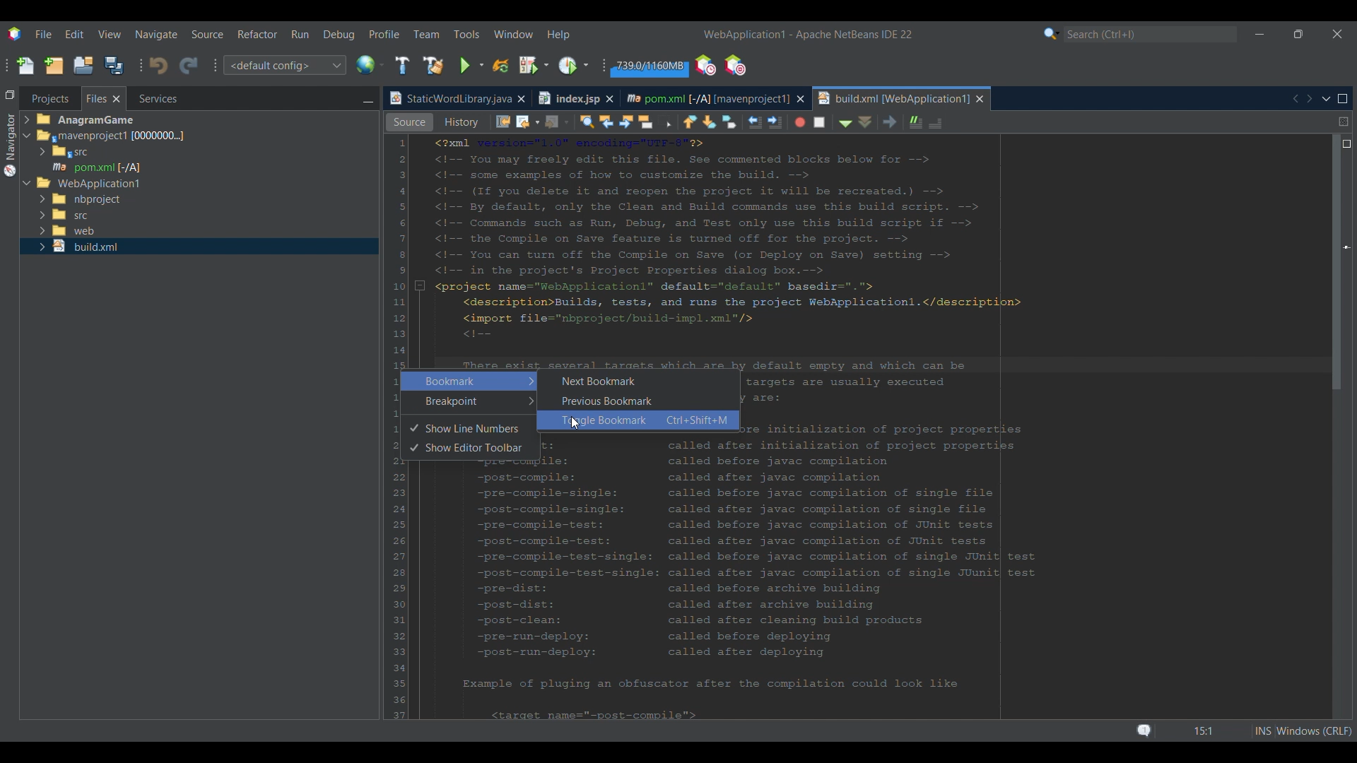 This screenshot has height=763, width=1357. What do you see at coordinates (880, 123) in the screenshot?
I see `Shift line left` at bounding box center [880, 123].